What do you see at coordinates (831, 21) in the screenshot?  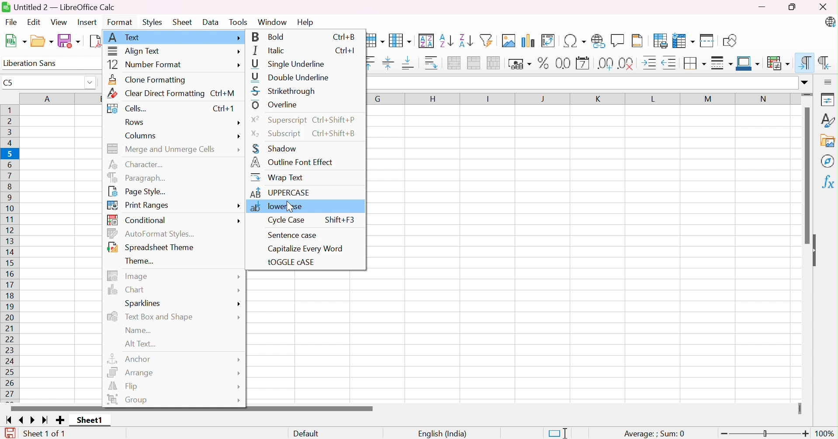 I see `LibreOffice Update Available` at bounding box center [831, 21].